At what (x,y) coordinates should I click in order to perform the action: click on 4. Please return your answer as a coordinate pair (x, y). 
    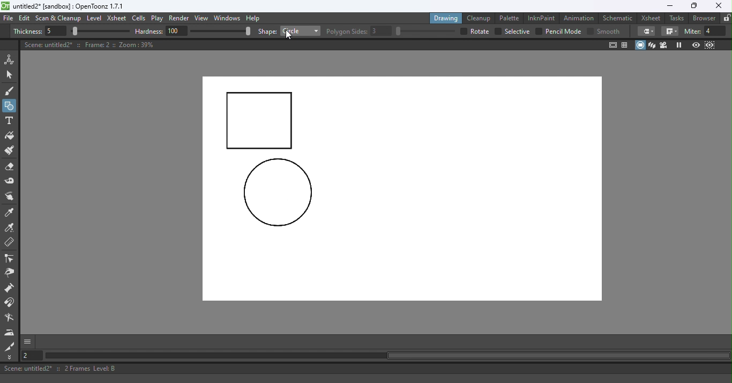
    Looking at the image, I should click on (715, 31).